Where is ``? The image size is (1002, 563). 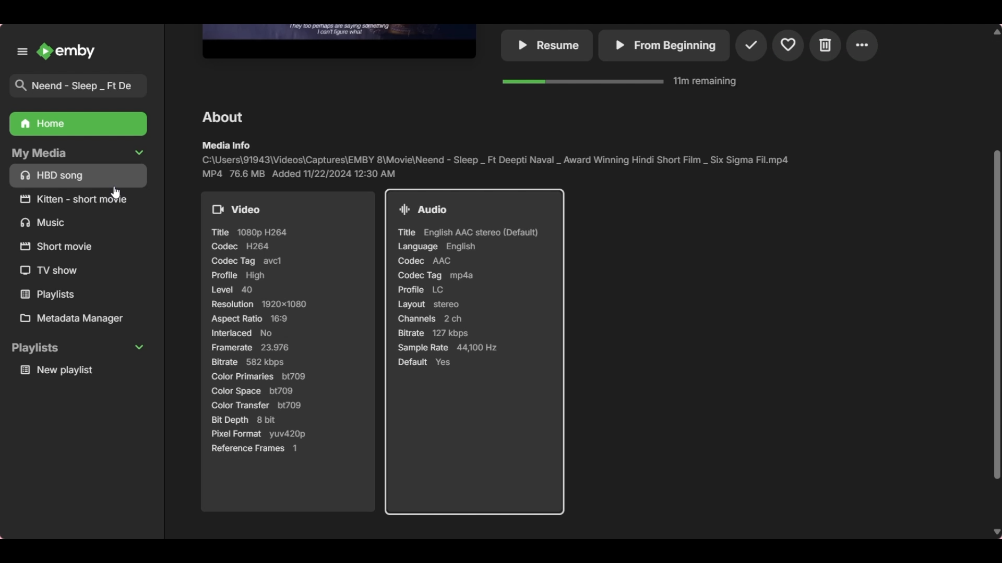
 is located at coordinates (664, 45).